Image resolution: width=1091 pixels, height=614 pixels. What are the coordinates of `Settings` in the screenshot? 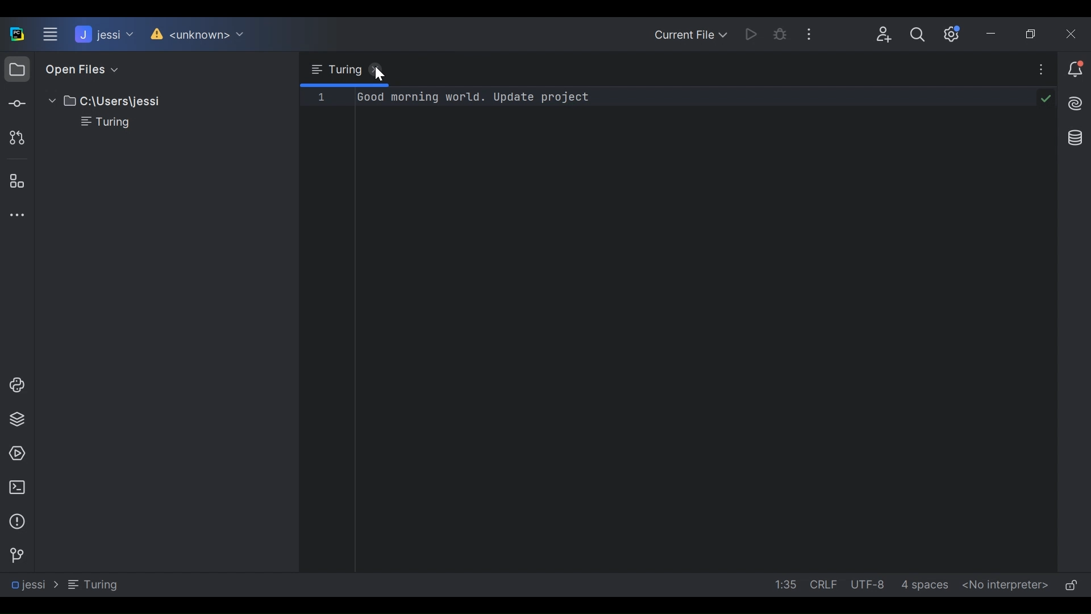 It's located at (955, 34).